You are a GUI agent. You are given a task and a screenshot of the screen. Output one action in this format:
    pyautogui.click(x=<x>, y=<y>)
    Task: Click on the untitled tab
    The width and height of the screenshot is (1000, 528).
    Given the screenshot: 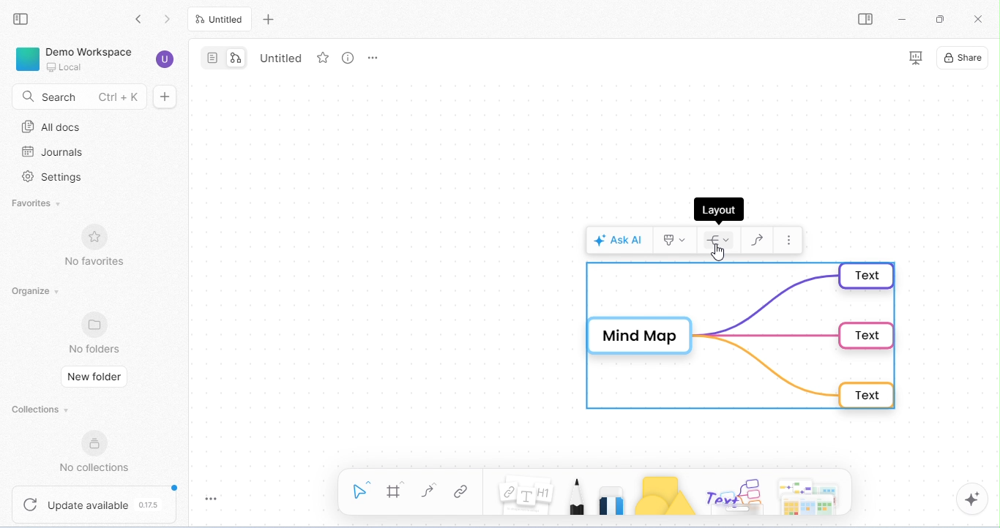 What is the action you would take?
    pyautogui.click(x=222, y=19)
    